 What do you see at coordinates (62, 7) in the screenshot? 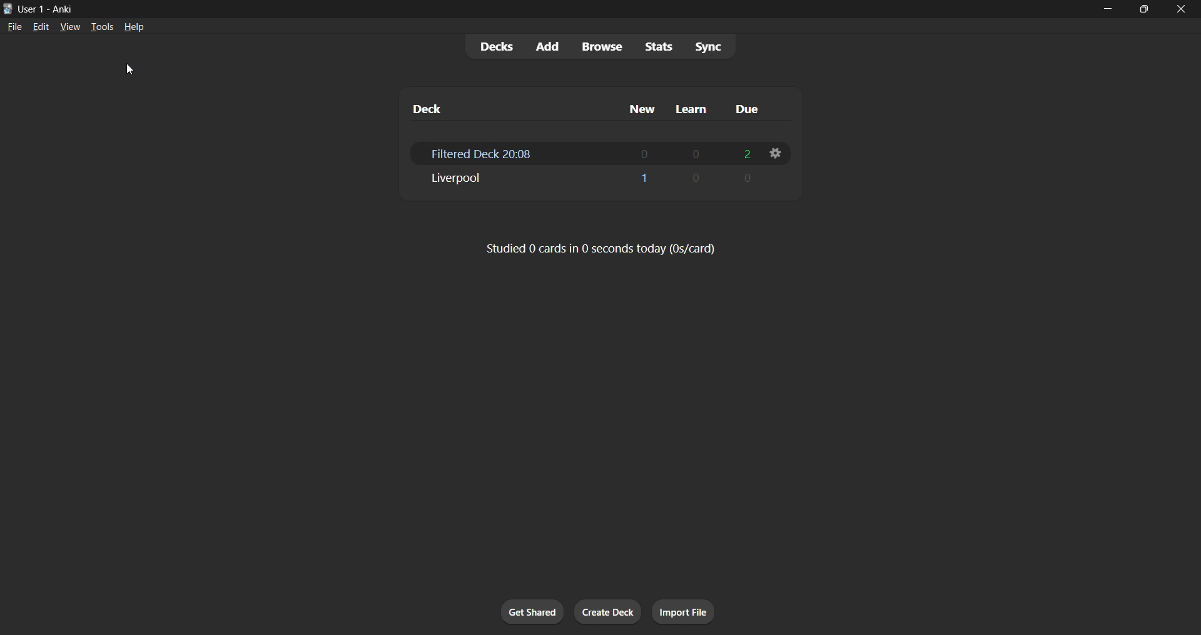
I see `Anki` at bounding box center [62, 7].